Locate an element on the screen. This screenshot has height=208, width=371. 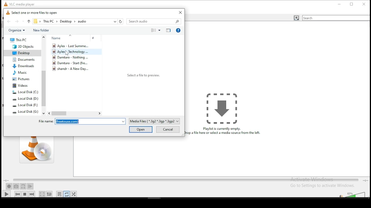
random is located at coordinates (74, 194).